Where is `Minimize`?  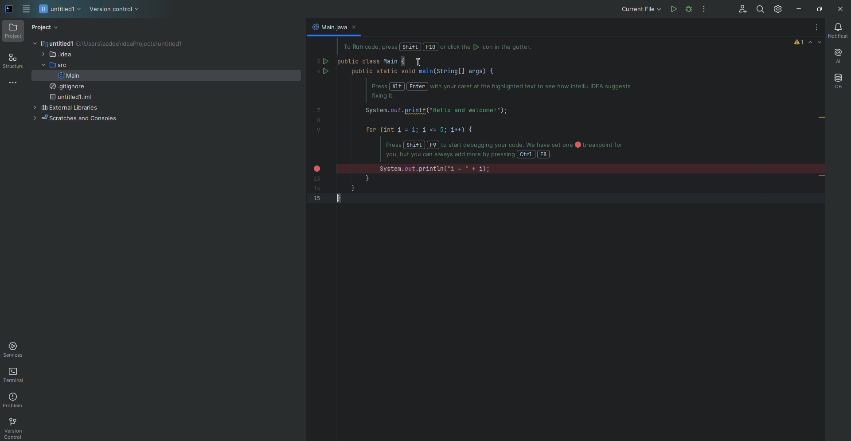
Minimize is located at coordinates (796, 9).